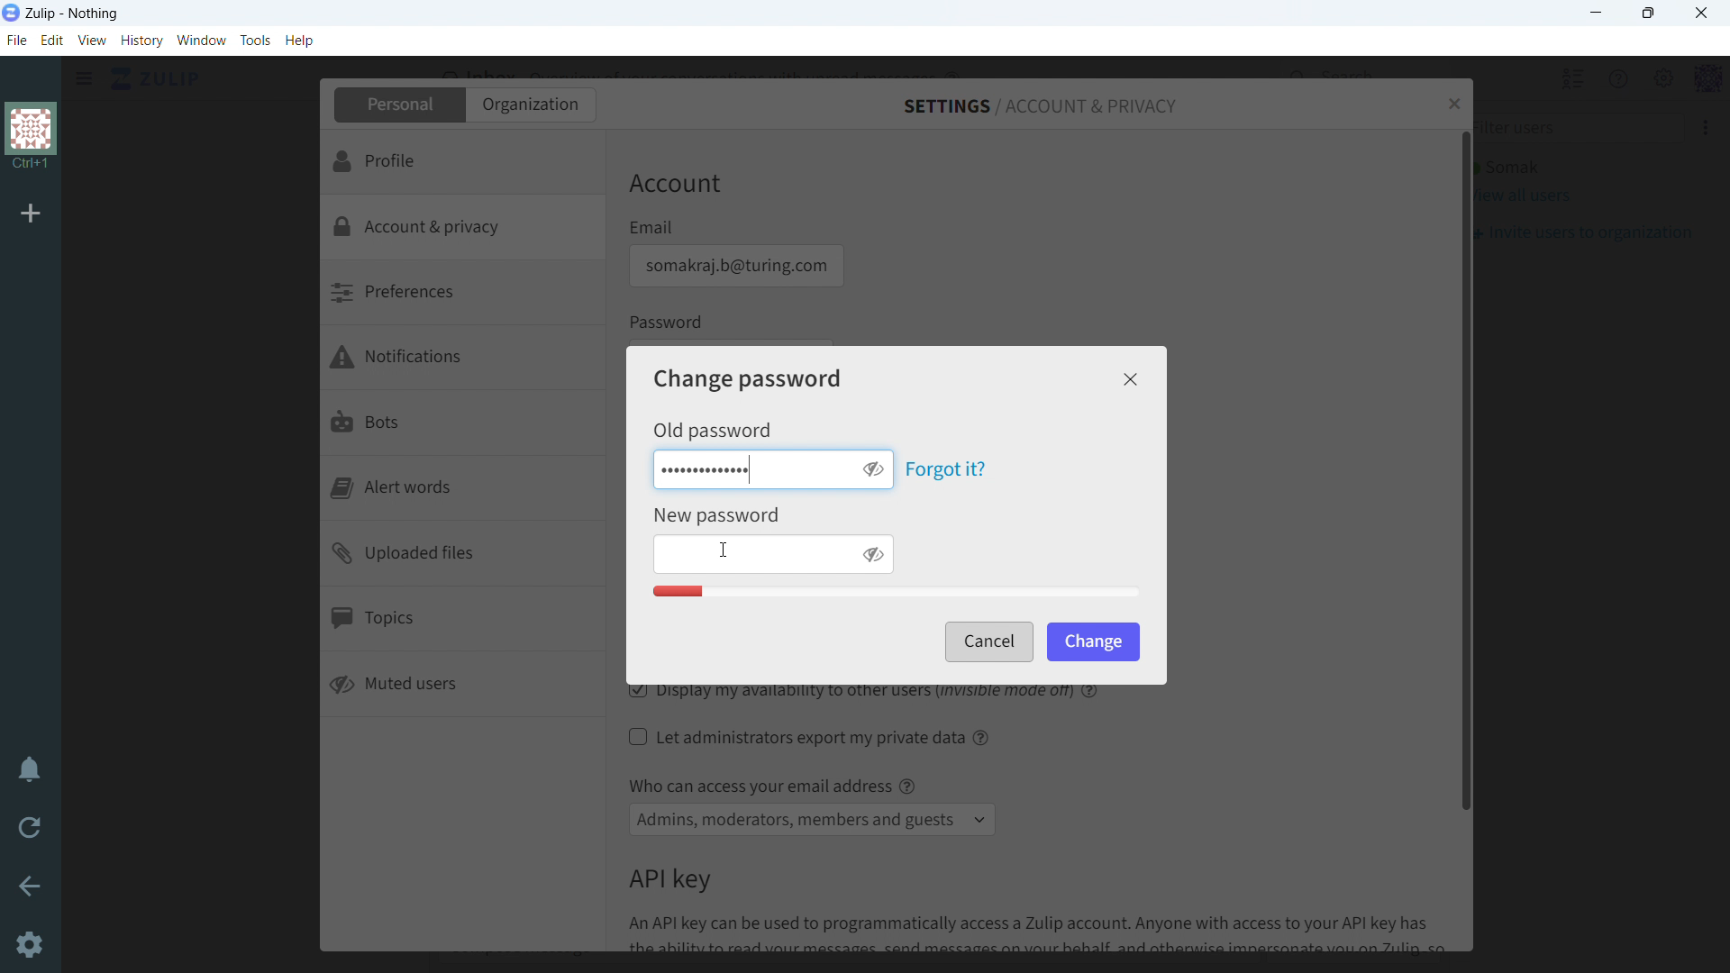  Describe the element at coordinates (397, 105) in the screenshot. I see `personal` at that location.